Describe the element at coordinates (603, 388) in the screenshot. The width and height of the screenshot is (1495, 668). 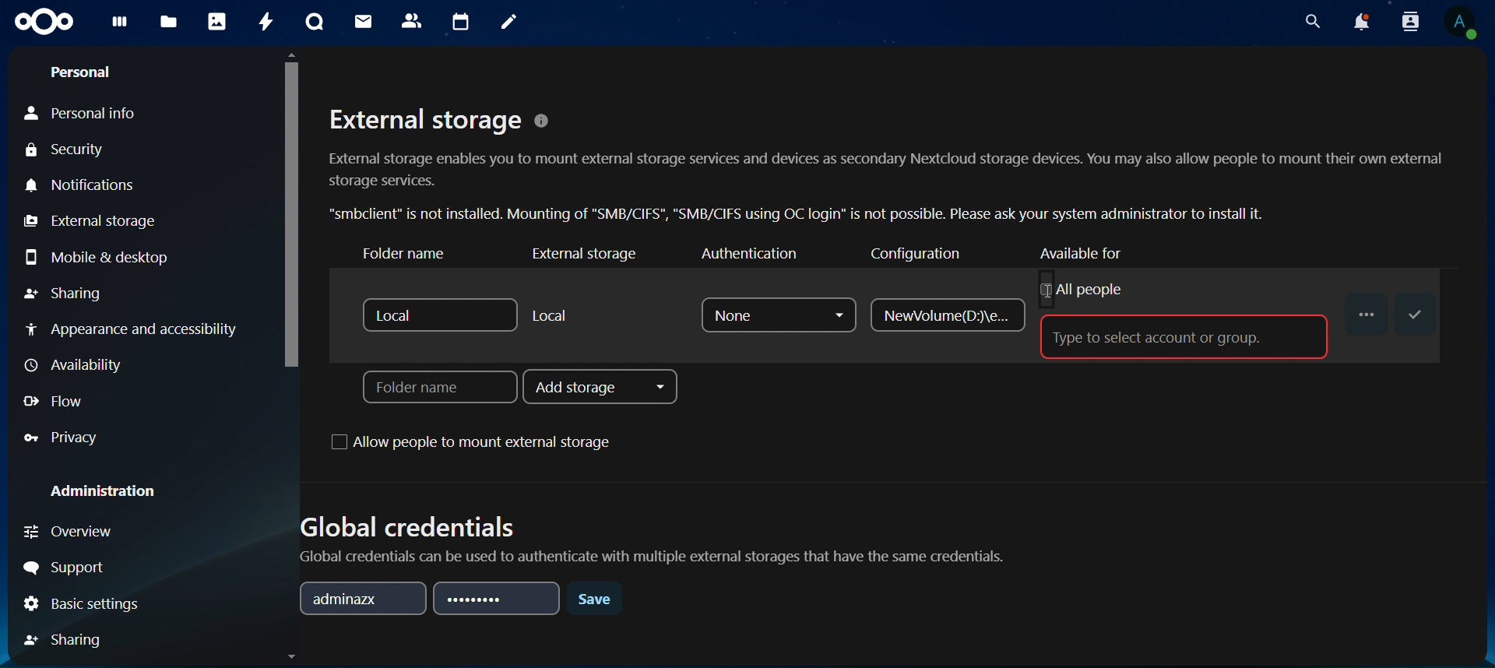
I see `add storage` at that location.